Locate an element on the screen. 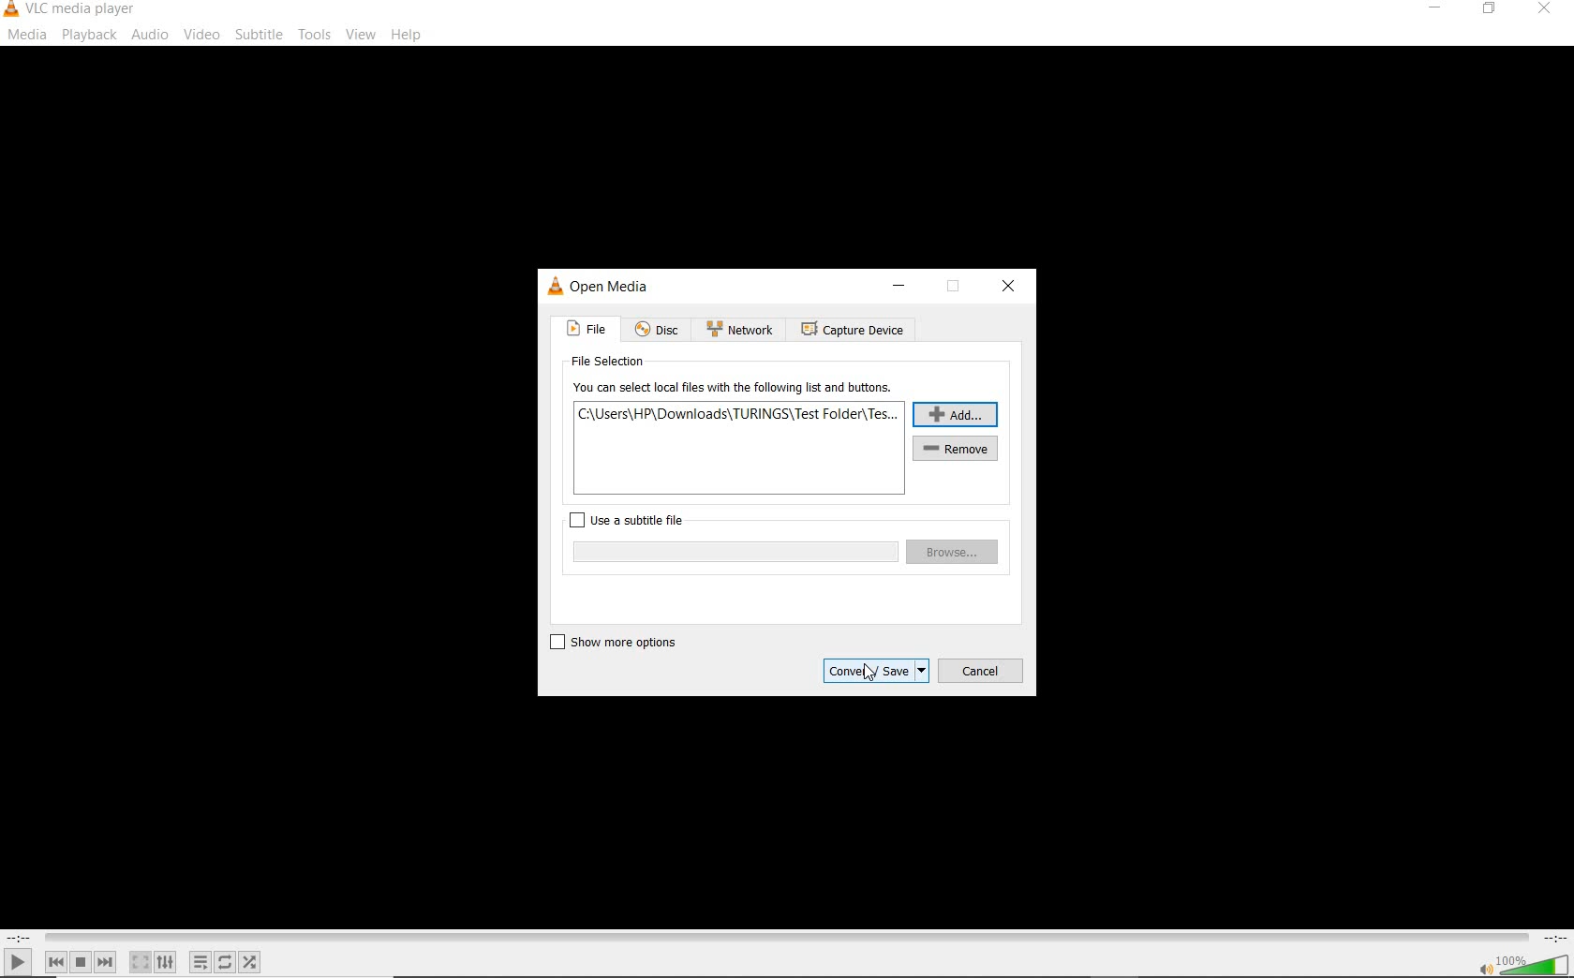 Image resolution: width=1574 pixels, height=978 pixels. use a subtitle file is located at coordinates (631, 520).